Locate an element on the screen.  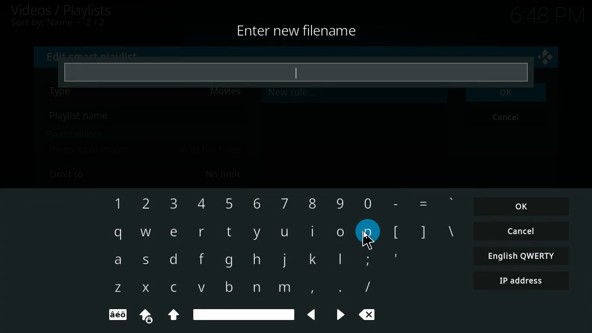
= is located at coordinates (423, 204).